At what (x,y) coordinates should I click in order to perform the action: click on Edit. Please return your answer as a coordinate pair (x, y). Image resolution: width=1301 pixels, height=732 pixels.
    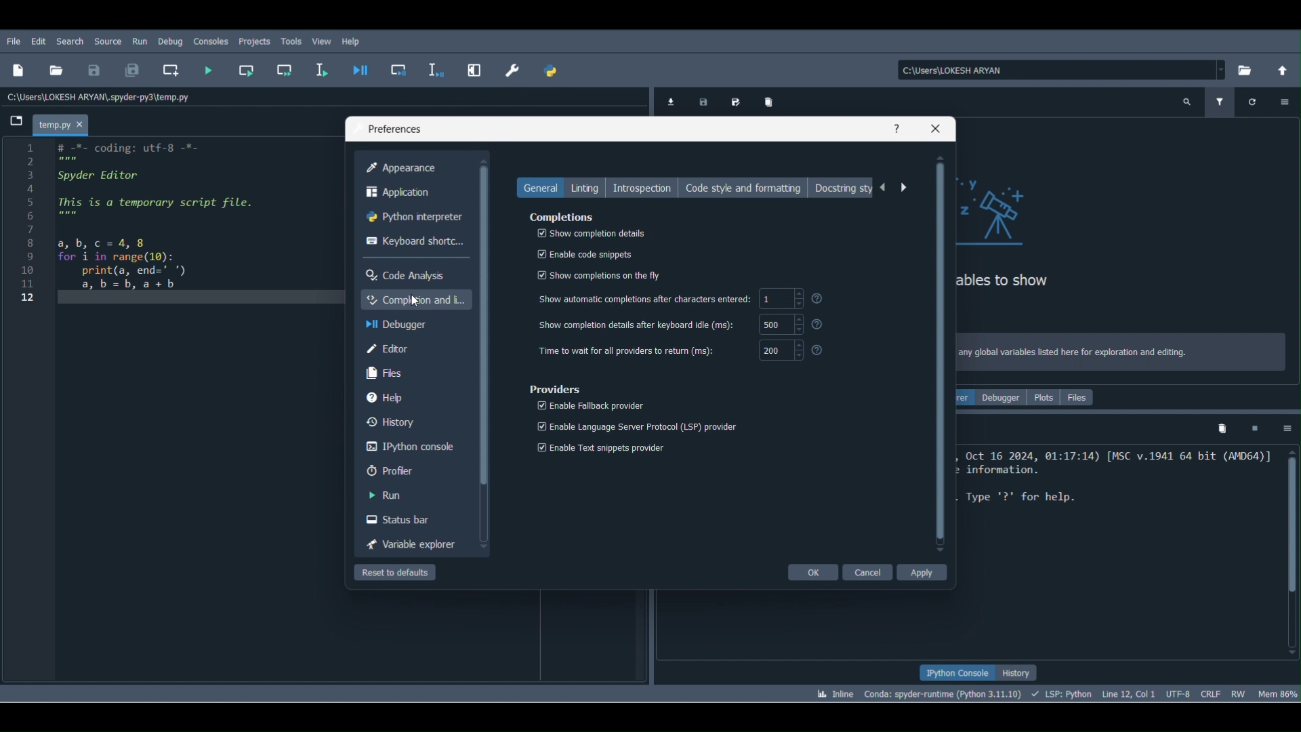
    Looking at the image, I should click on (38, 40).